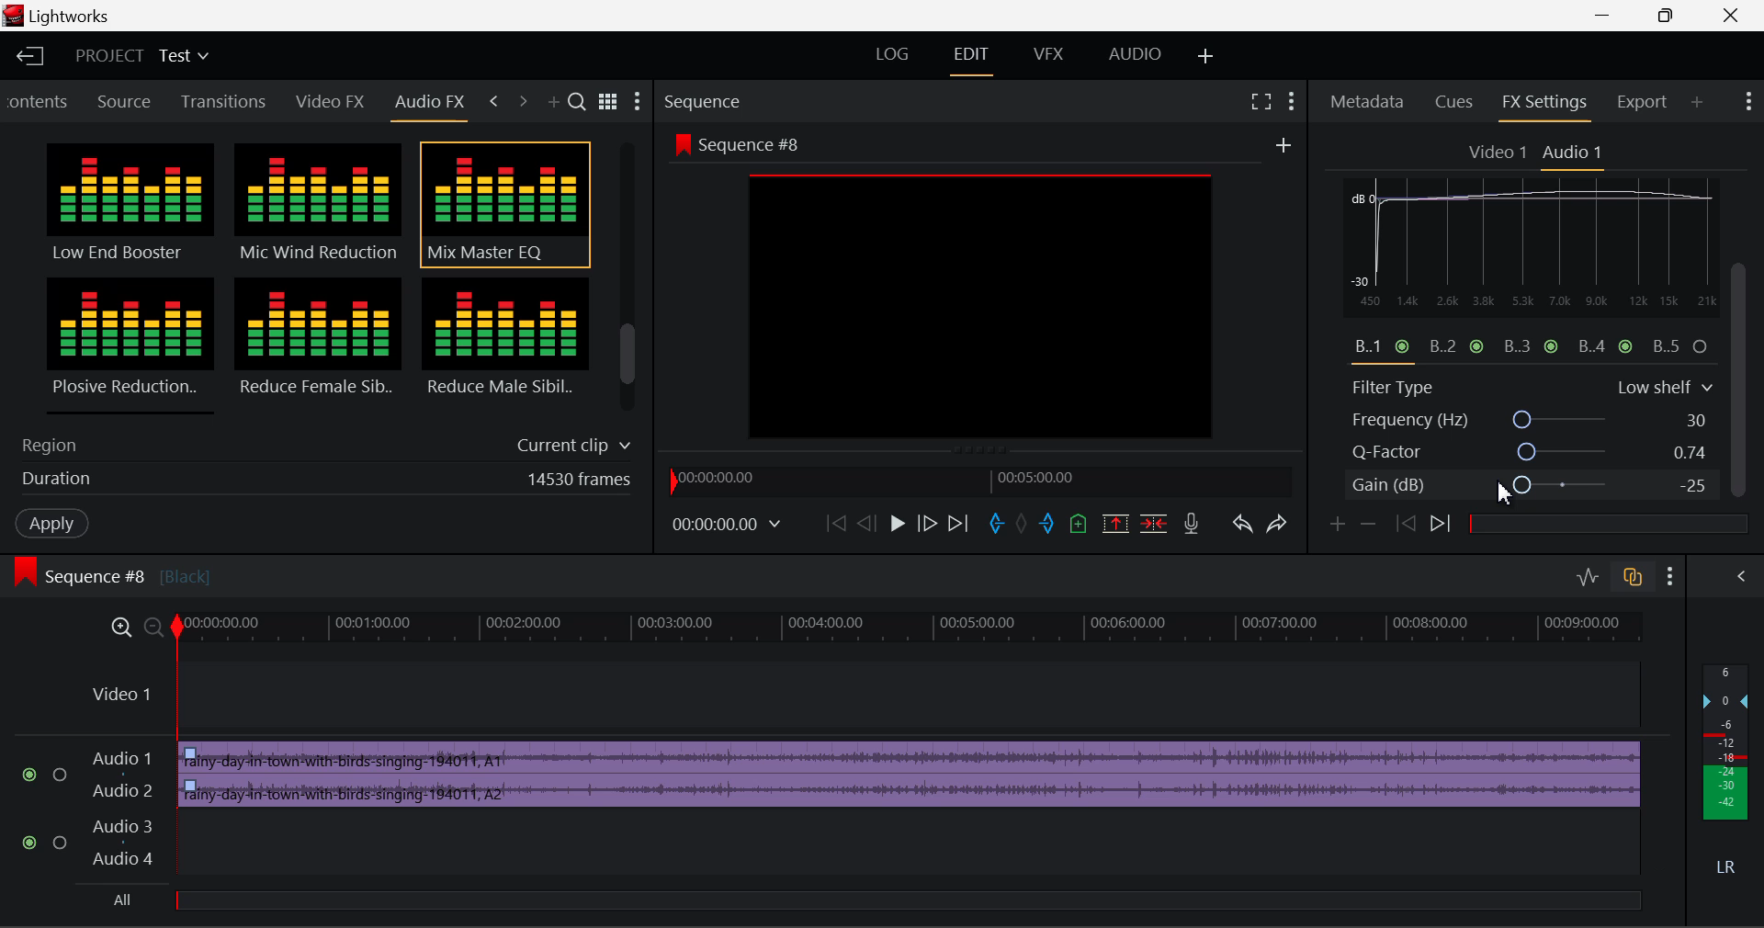  I want to click on Plosive Reduction, so click(127, 344).